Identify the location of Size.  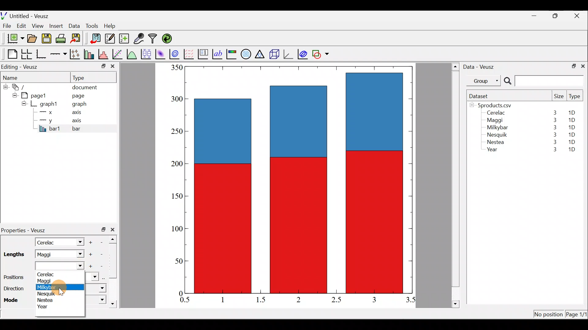
(559, 97).